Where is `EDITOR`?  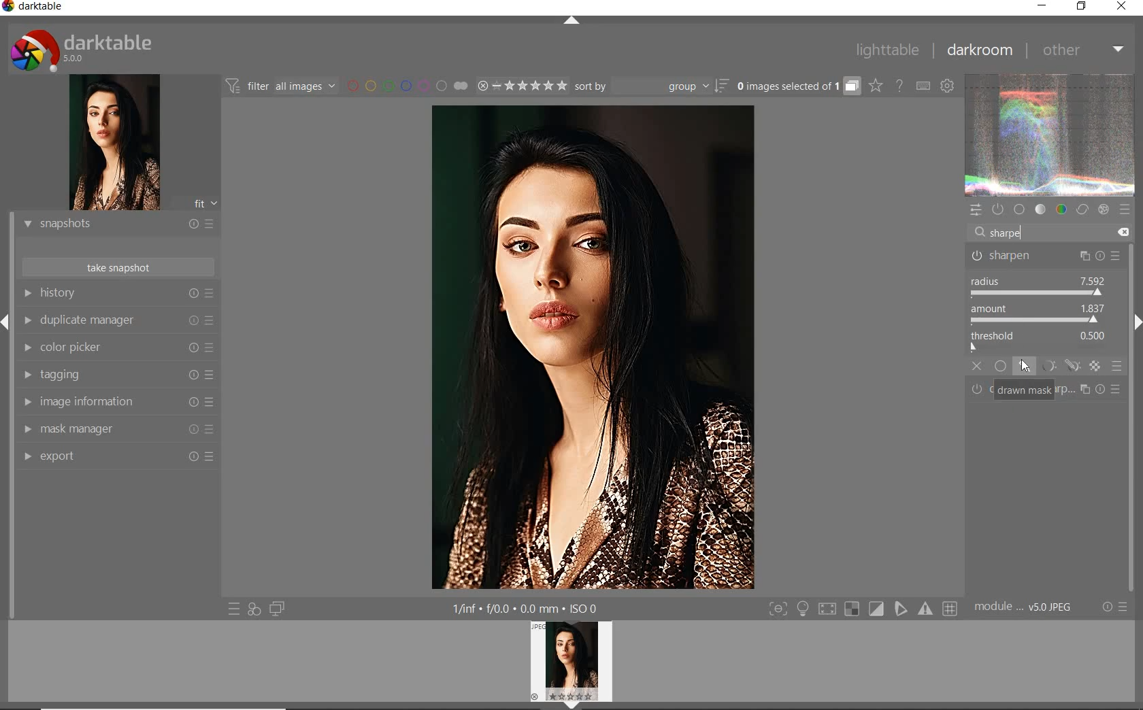 EDITOR is located at coordinates (989, 235).